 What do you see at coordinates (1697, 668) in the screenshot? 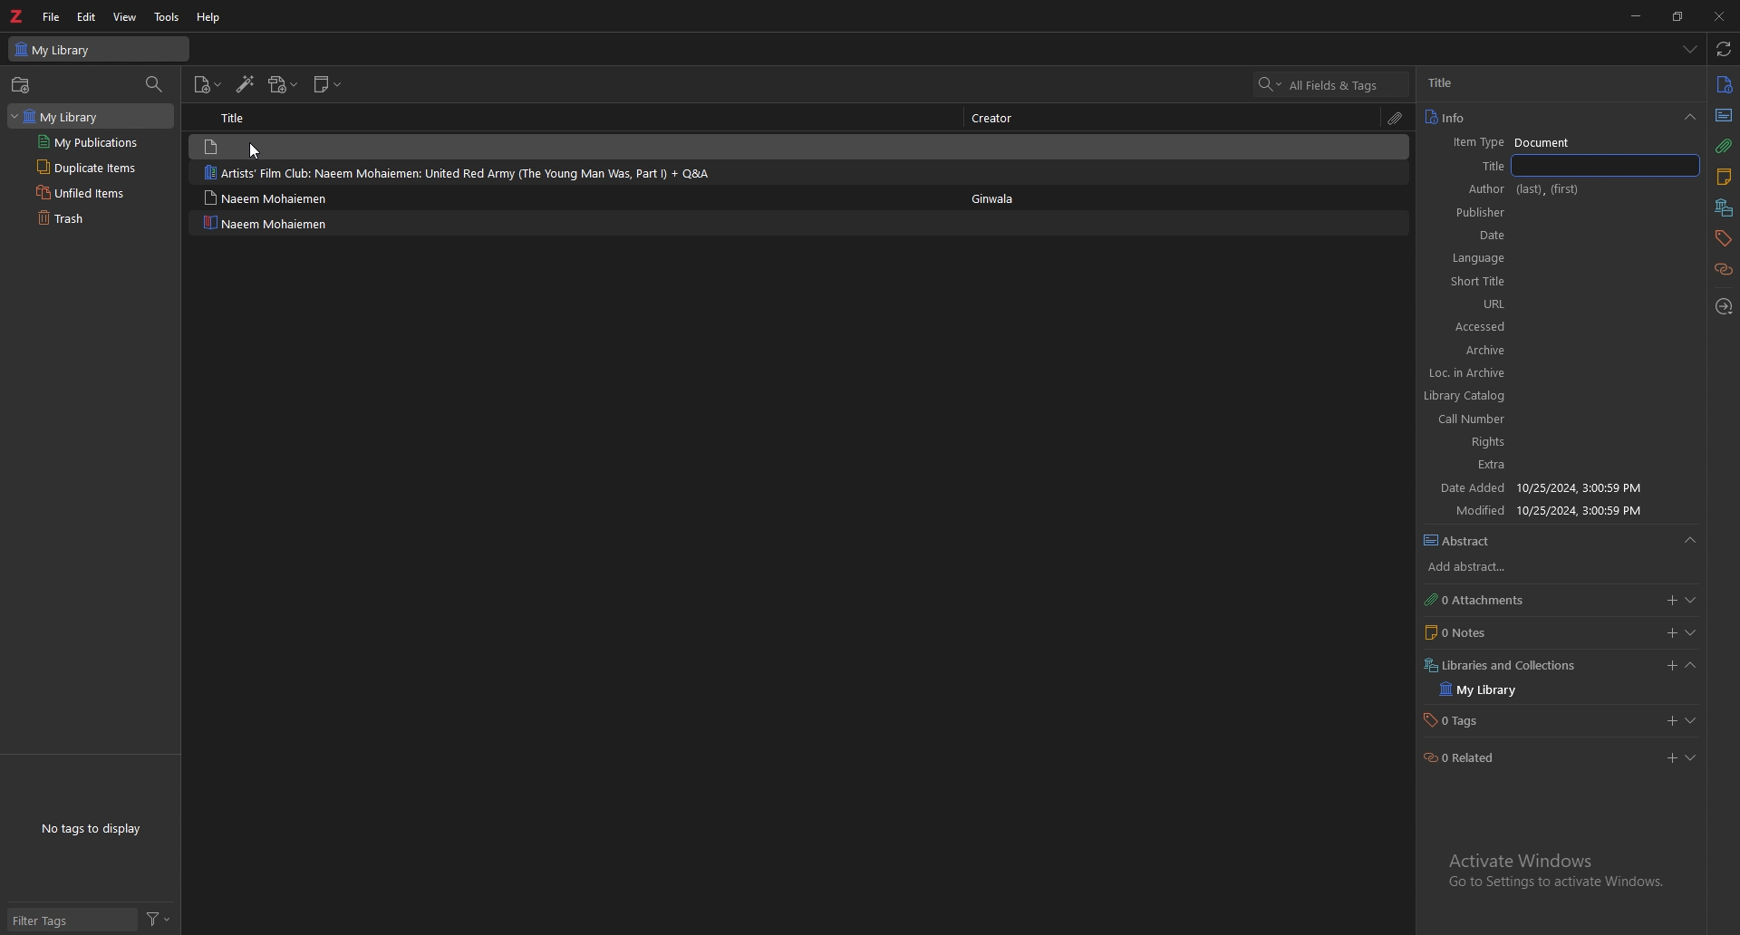
I see `expand section` at bounding box center [1697, 668].